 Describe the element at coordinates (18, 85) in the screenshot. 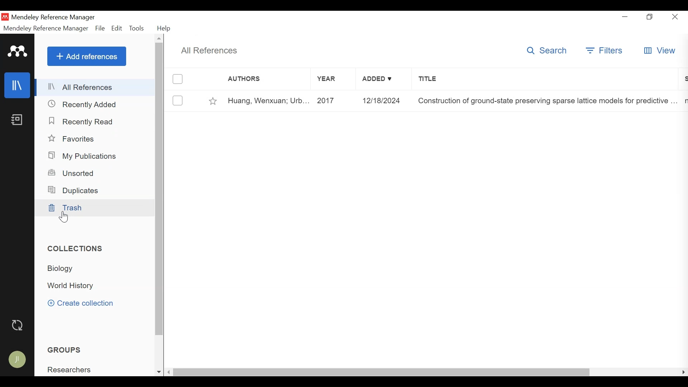

I see `Library` at that location.